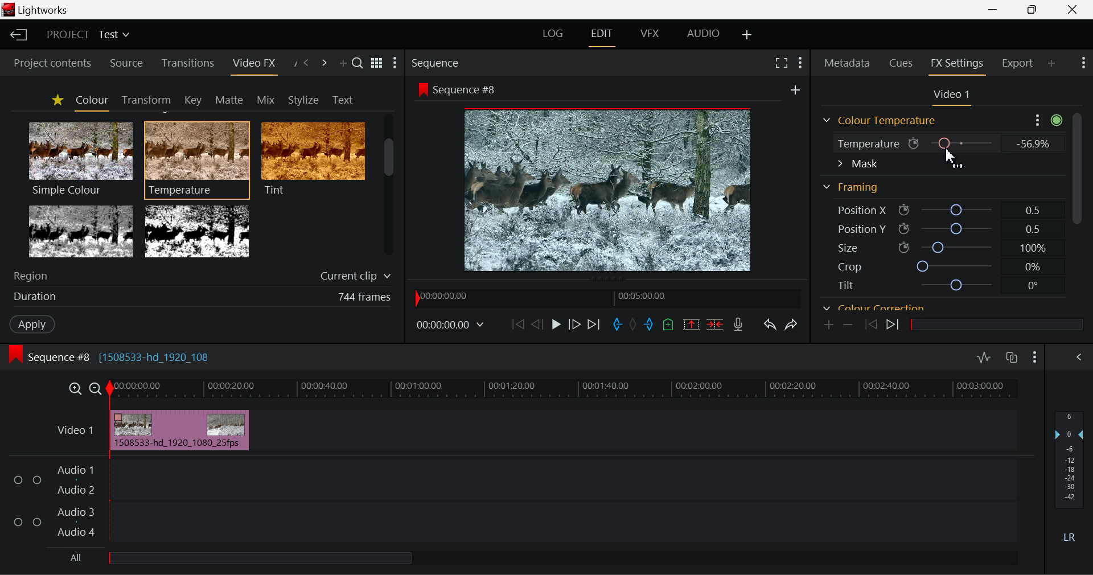  What do you see at coordinates (354, 277) in the screenshot?
I see `Current clip ` at bounding box center [354, 277].